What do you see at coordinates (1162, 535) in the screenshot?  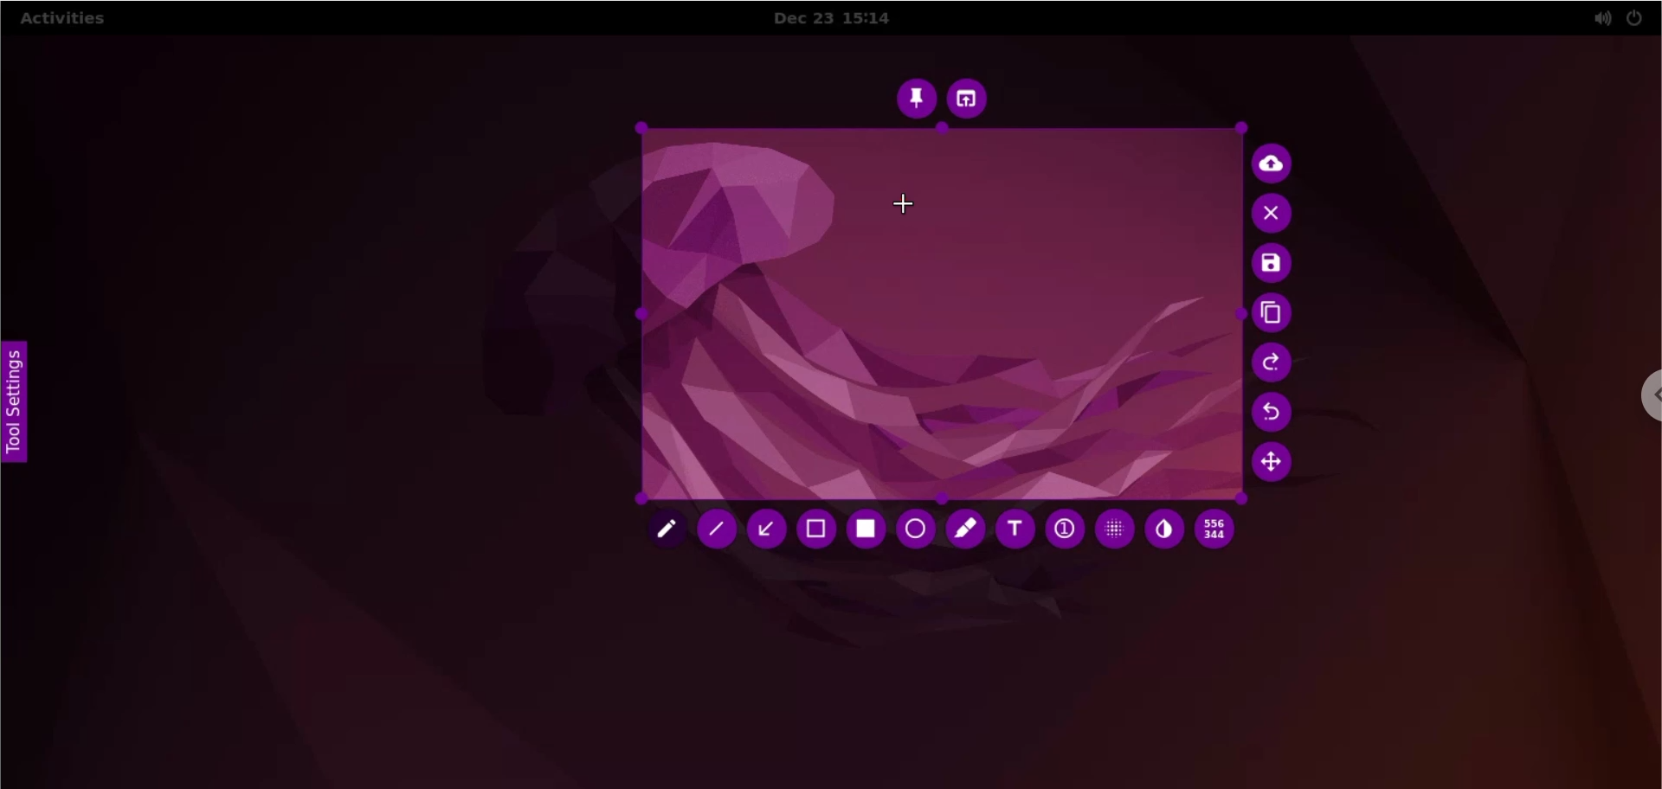 I see `inverter tool` at bounding box center [1162, 535].